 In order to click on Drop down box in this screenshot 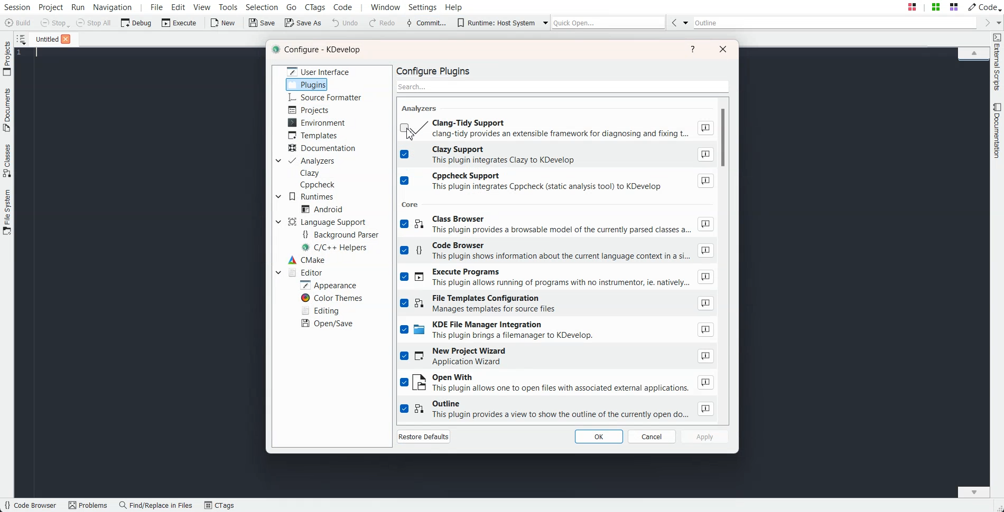, I will do `click(277, 161)`.